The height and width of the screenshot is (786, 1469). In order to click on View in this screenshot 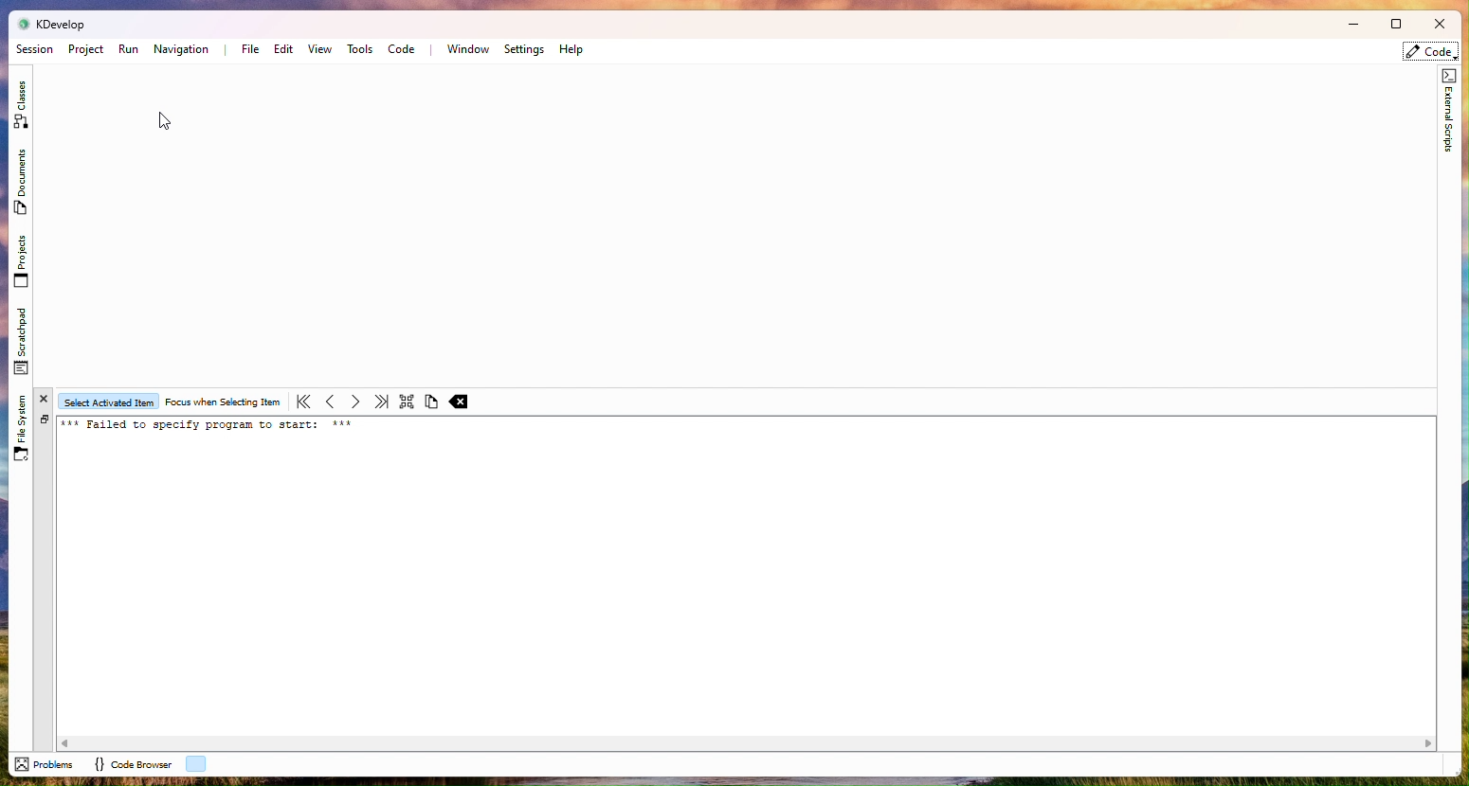, I will do `click(320, 50)`.